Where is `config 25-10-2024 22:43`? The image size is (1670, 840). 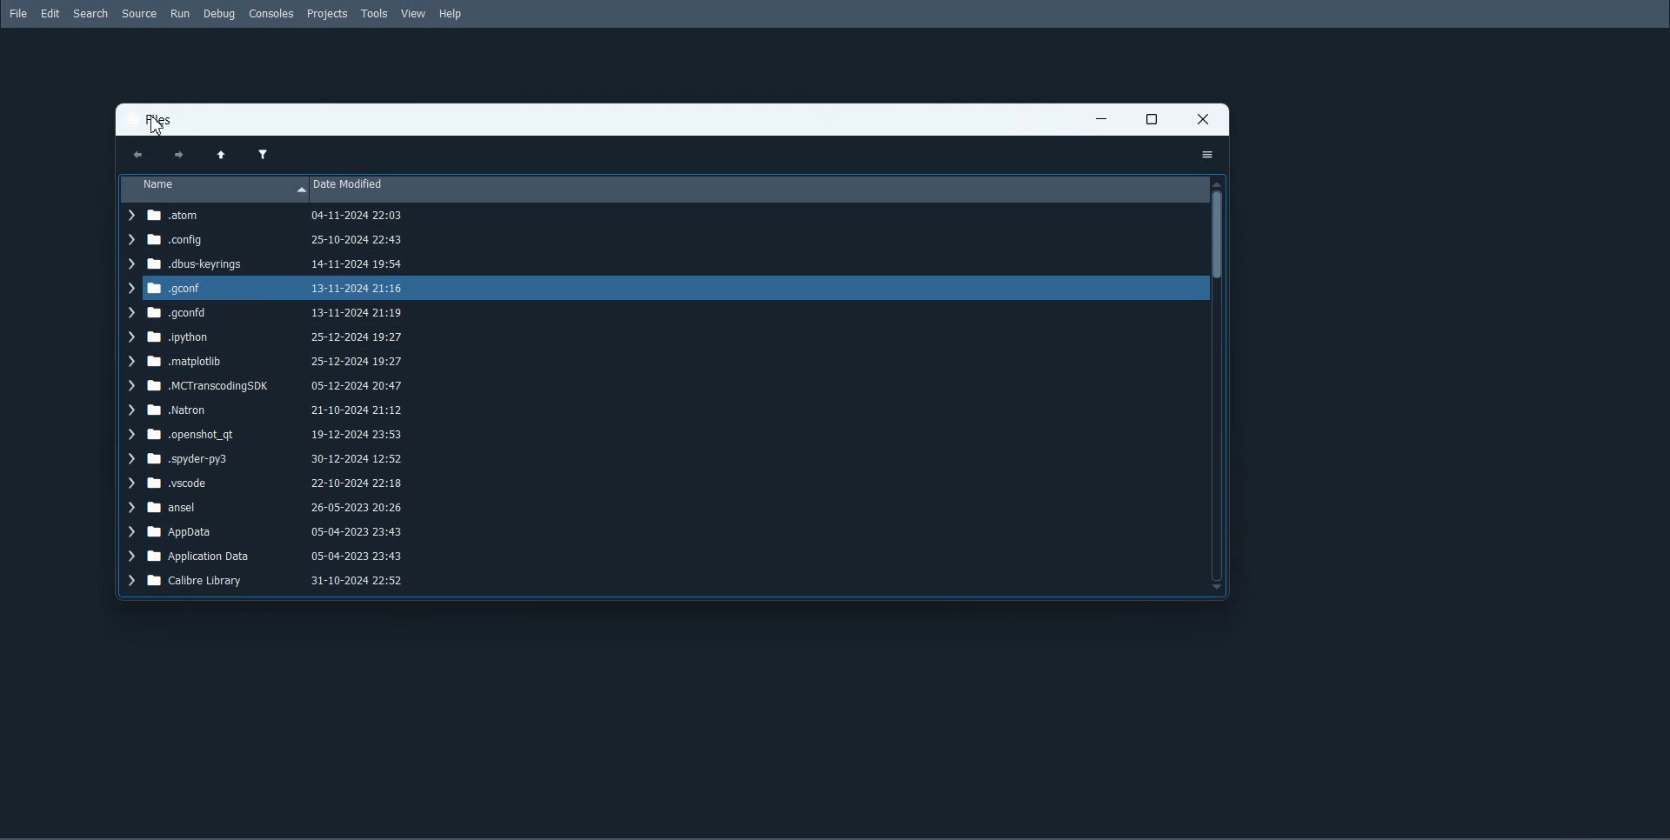 config 25-10-2024 22:43 is located at coordinates (264, 240).